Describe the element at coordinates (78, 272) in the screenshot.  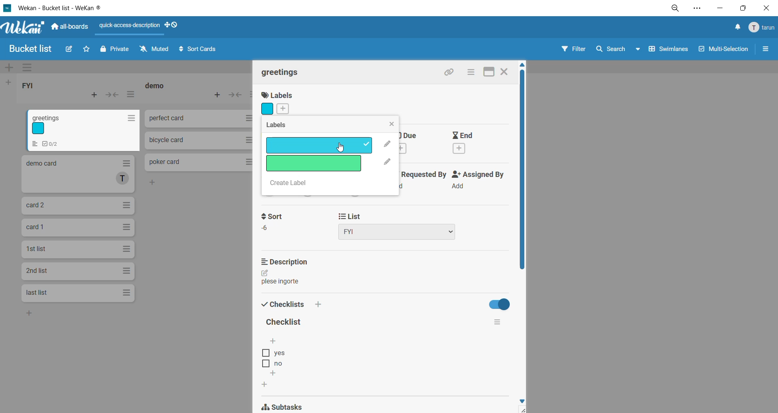
I see `2nd list` at that location.